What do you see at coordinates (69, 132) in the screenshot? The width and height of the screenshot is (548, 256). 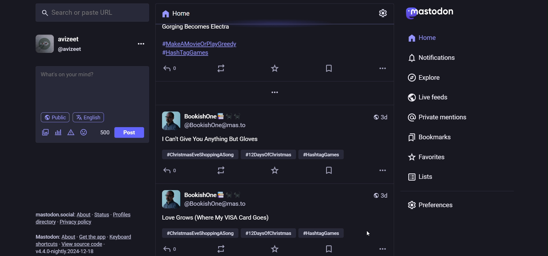 I see `content warning` at bounding box center [69, 132].